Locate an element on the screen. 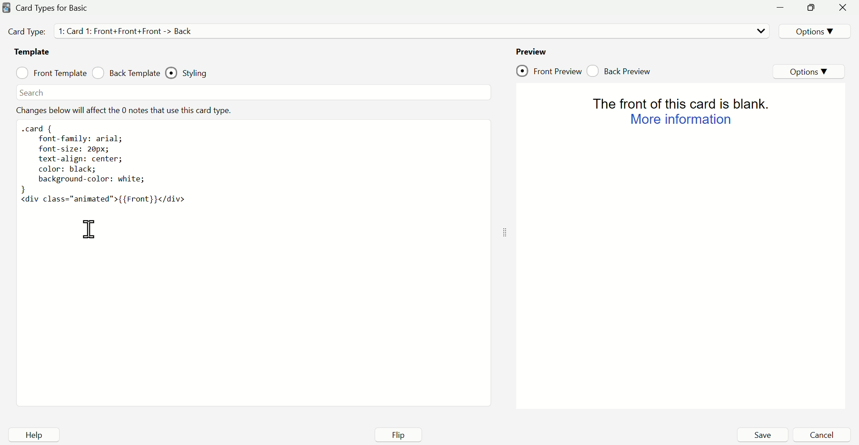 This screenshot has height=445, width=859. Options is located at coordinates (812, 30).